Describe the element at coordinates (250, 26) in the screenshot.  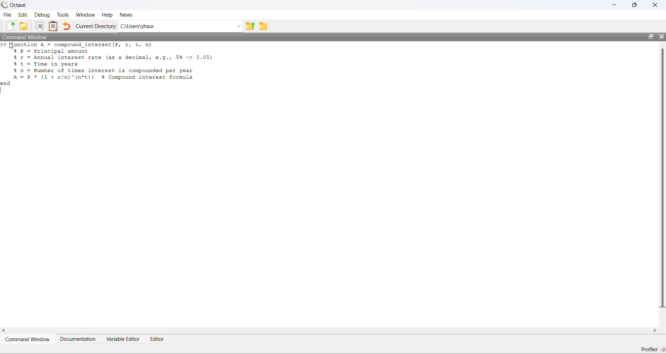
I see `Previous Folder` at that location.